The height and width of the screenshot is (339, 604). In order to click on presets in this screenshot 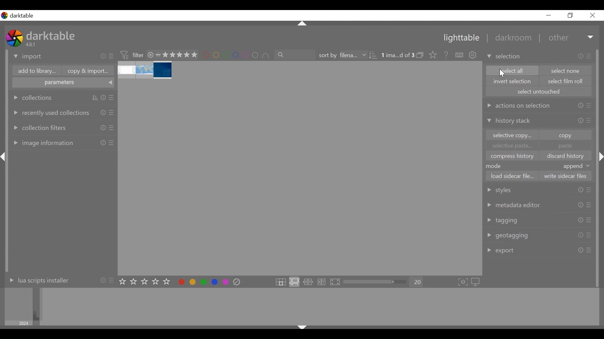, I will do `click(112, 112)`.